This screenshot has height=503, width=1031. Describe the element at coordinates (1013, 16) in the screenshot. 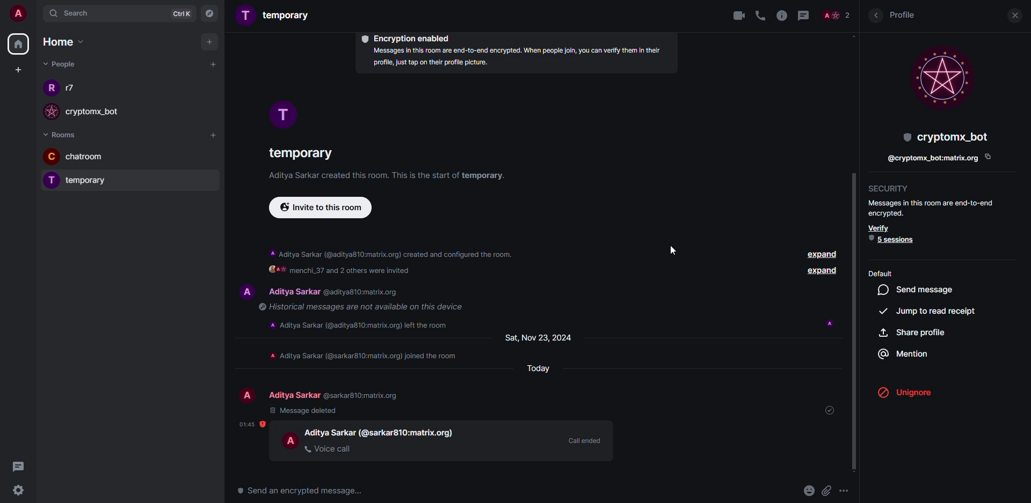

I see `close` at that location.